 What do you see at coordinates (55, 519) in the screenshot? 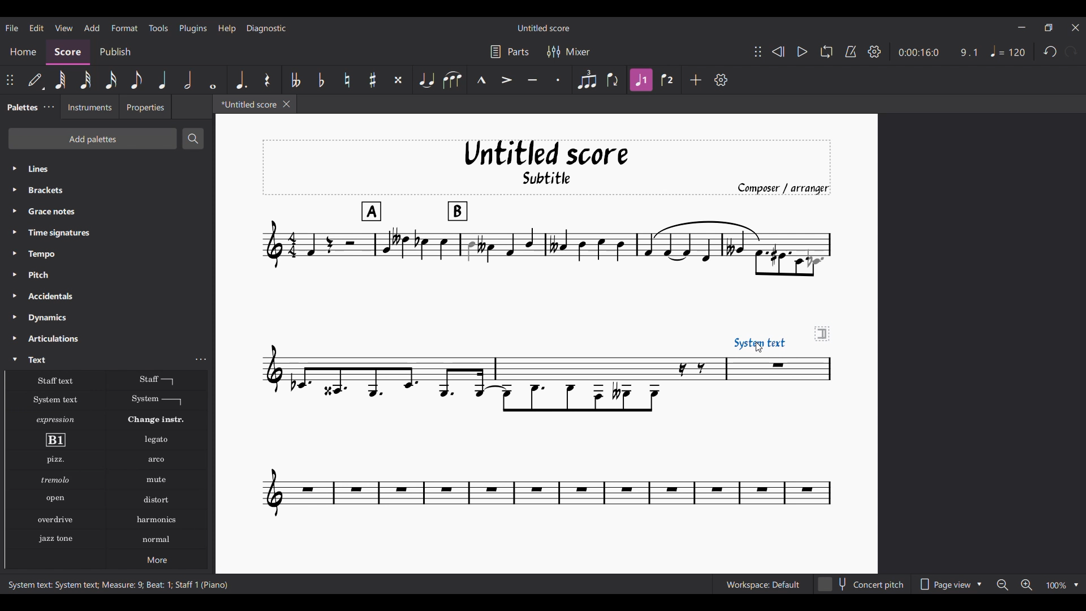
I see `Overdrive` at bounding box center [55, 519].